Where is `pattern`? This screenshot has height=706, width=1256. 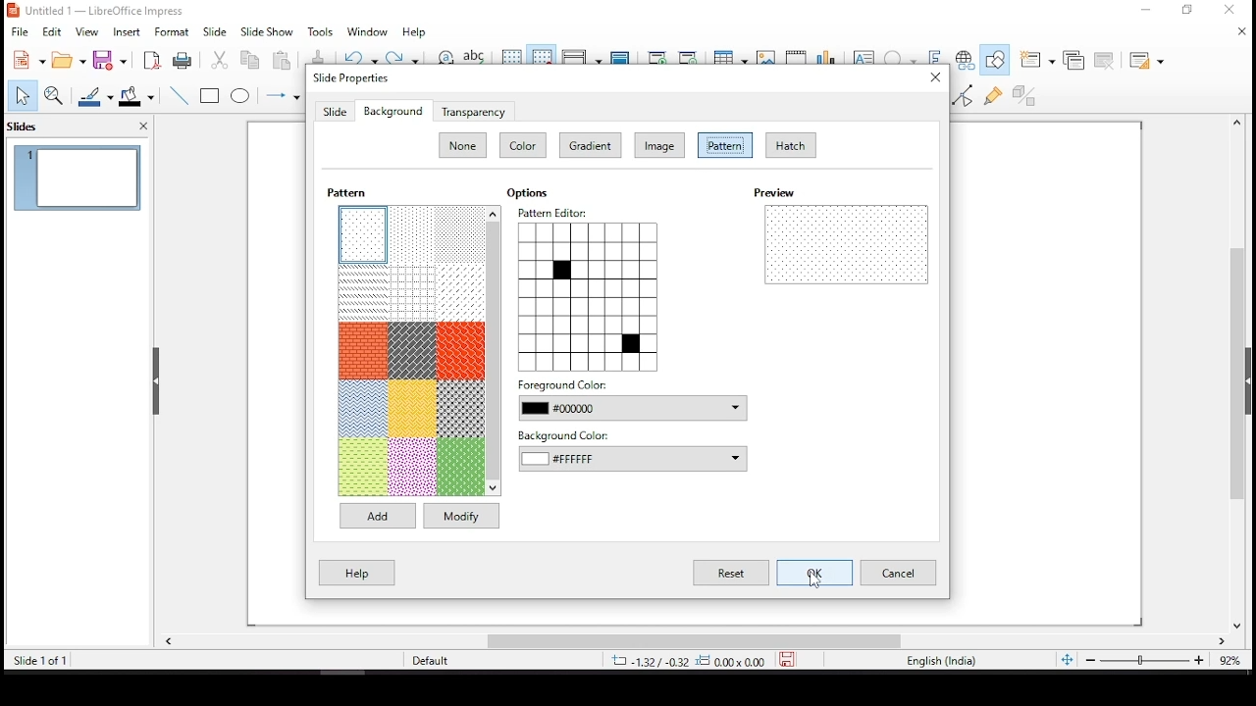 pattern is located at coordinates (459, 233).